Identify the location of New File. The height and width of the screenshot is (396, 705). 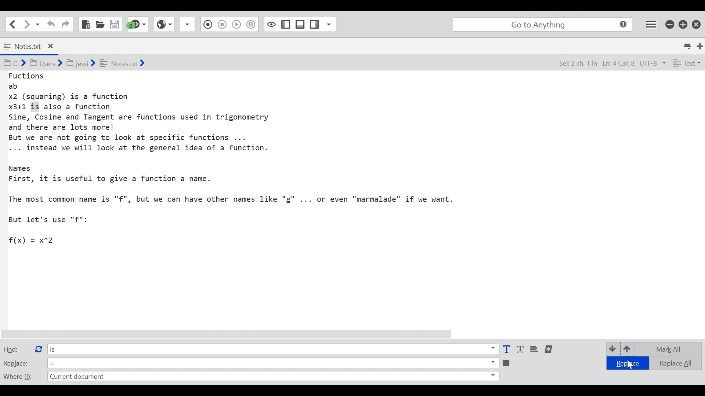
(85, 24).